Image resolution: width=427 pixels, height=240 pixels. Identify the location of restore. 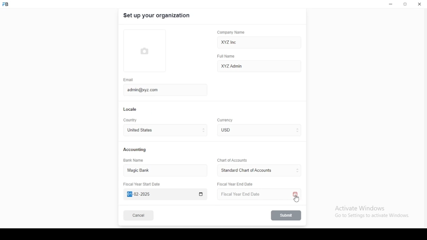
(406, 5).